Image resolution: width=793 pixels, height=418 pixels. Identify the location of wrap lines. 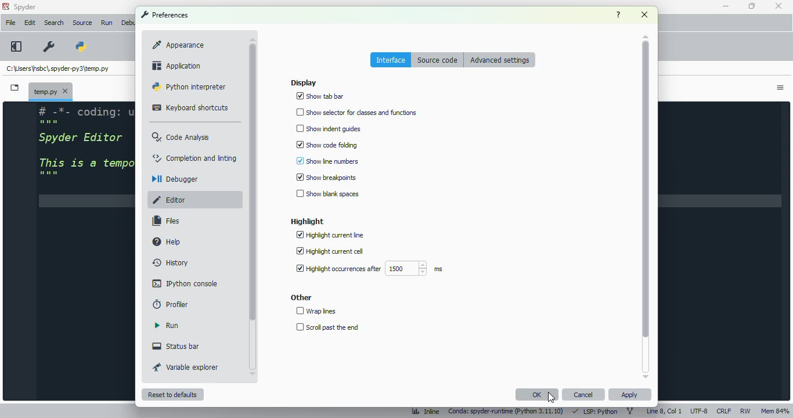
(316, 311).